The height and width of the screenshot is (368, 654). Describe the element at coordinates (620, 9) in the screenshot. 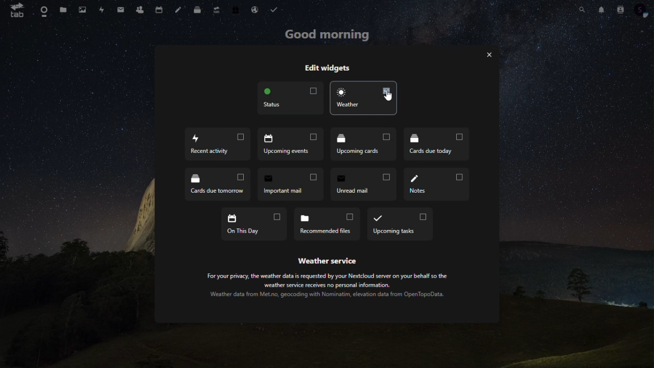

I see `contacts` at that location.